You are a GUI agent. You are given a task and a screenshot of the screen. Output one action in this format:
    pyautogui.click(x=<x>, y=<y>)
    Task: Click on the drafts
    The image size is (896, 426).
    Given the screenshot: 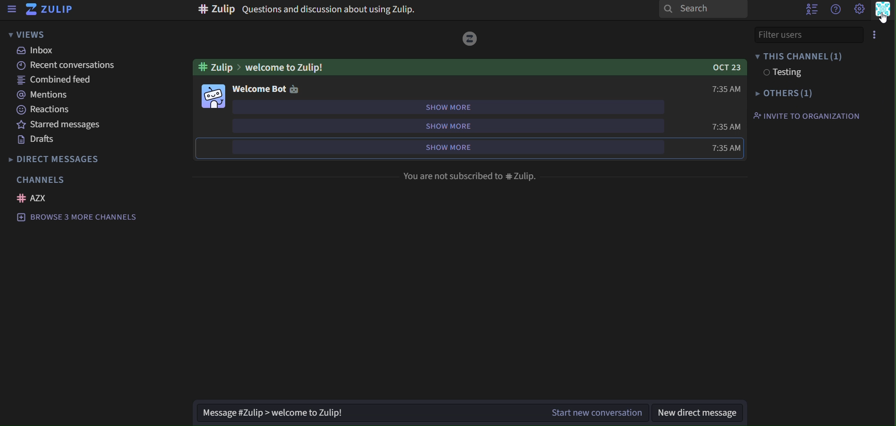 What is the action you would take?
    pyautogui.click(x=35, y=139)
    